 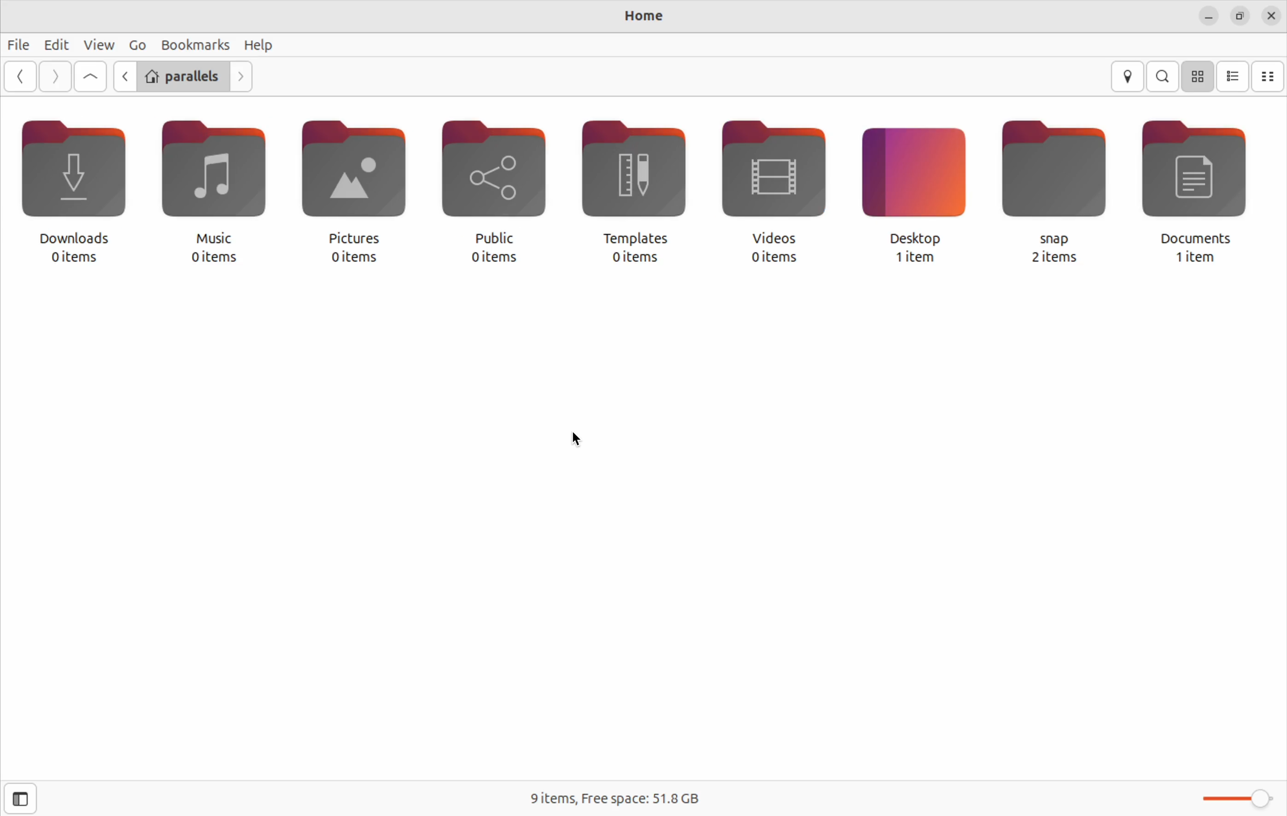 What do you see at coordinates (22, 76) in the screenshot?
I see `go previous` at bounding box center [22, 76].